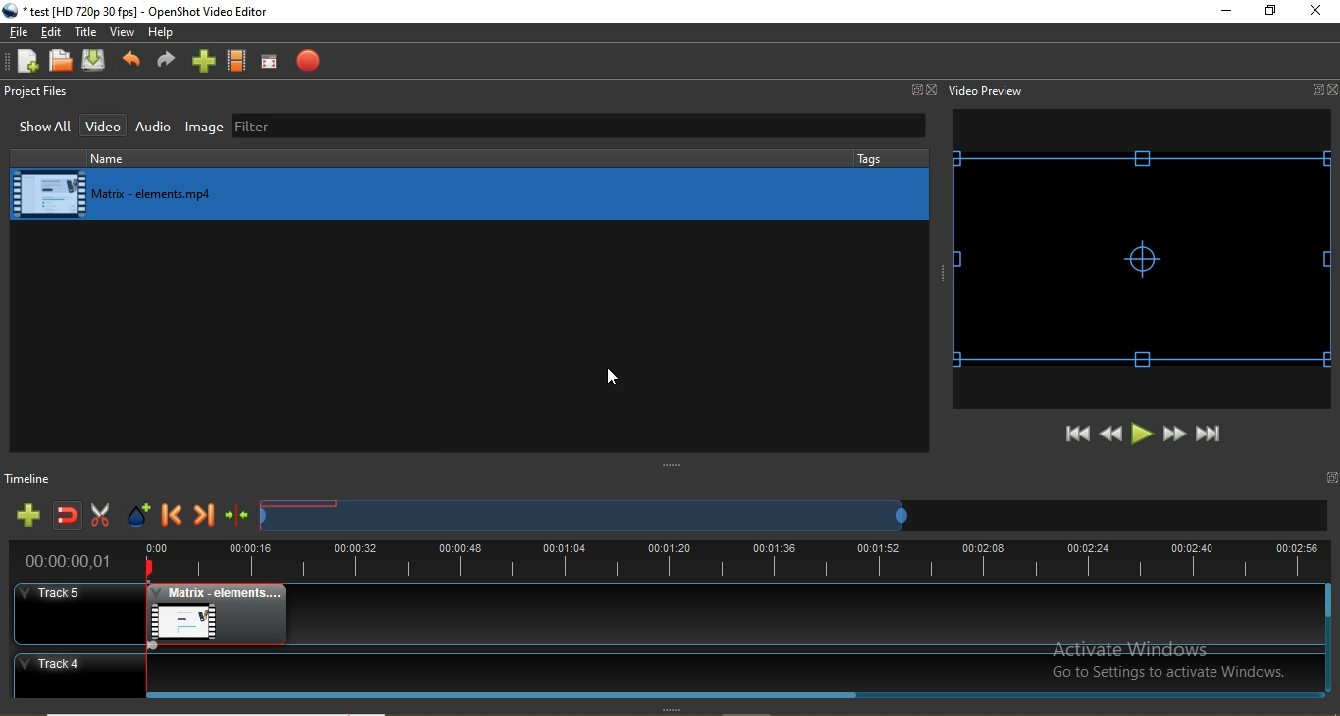 The height and width of the screenshot is (716, 1340). I want to click on Rewind , so click(1111, 433).